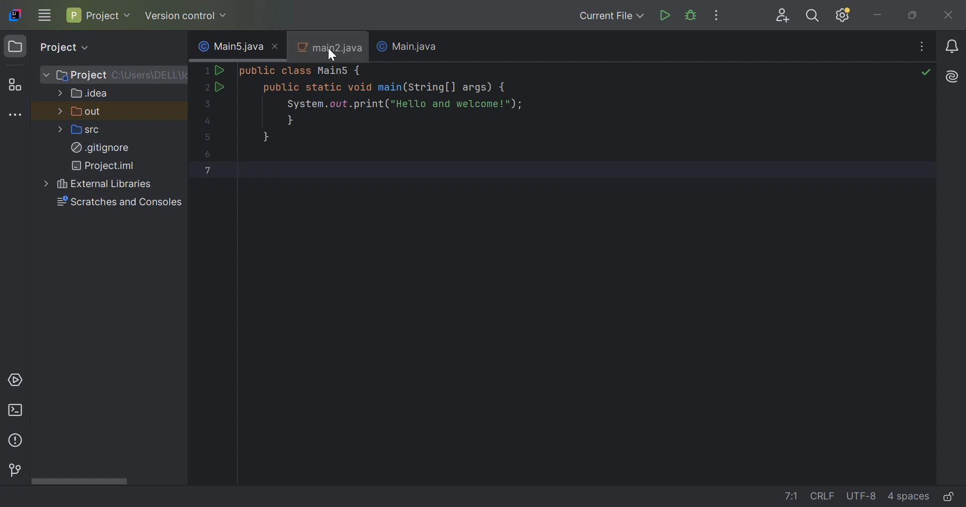 The width and height of the screenshot is (966, 507). I want to click on 3, so click(210, 105).